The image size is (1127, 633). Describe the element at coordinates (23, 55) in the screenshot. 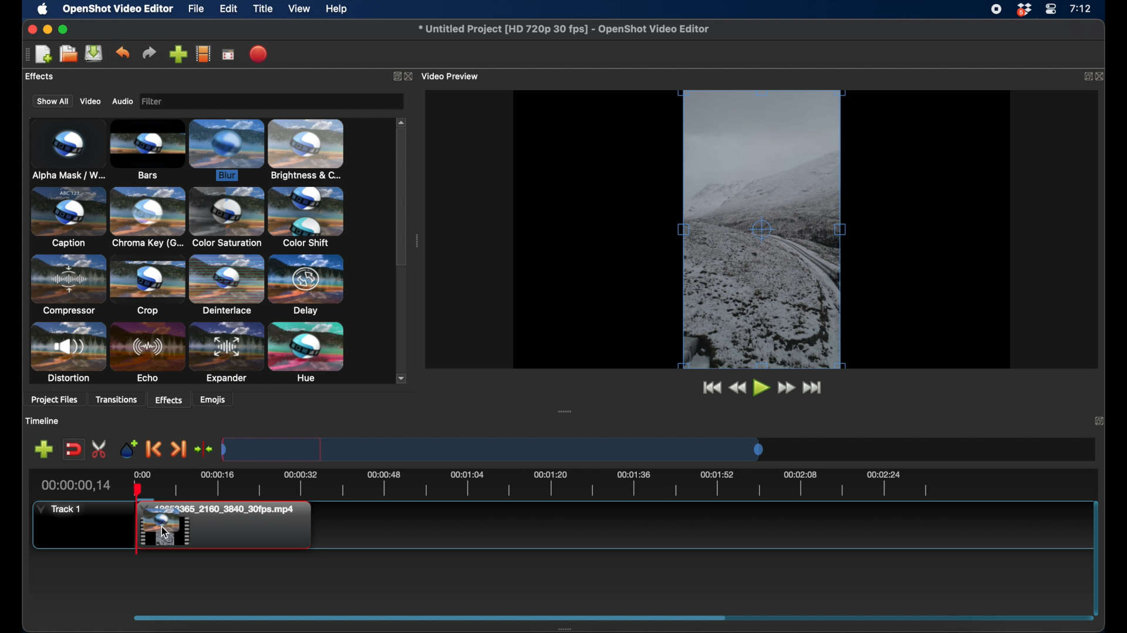

I see `drag handle` at that location.